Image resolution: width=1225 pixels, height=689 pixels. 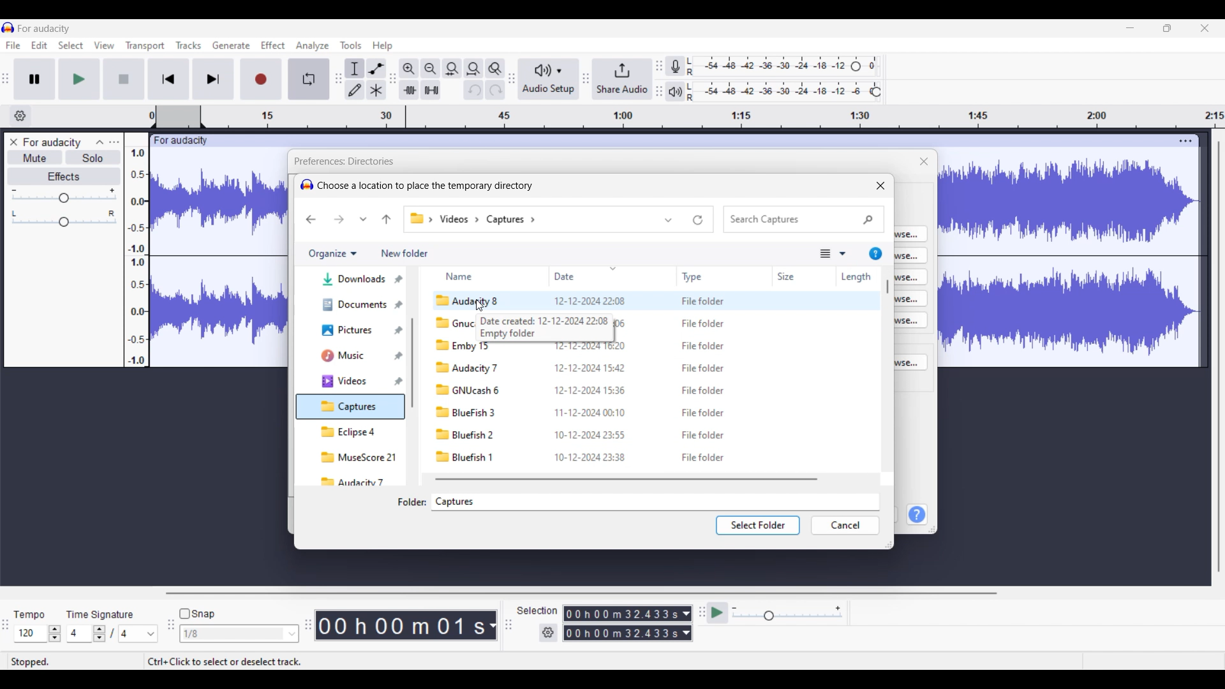 What do you see at coordinates (426, 185) in the screenshot?
I see `choose a location to place the temporary directory` at bounding box center [426, 185].